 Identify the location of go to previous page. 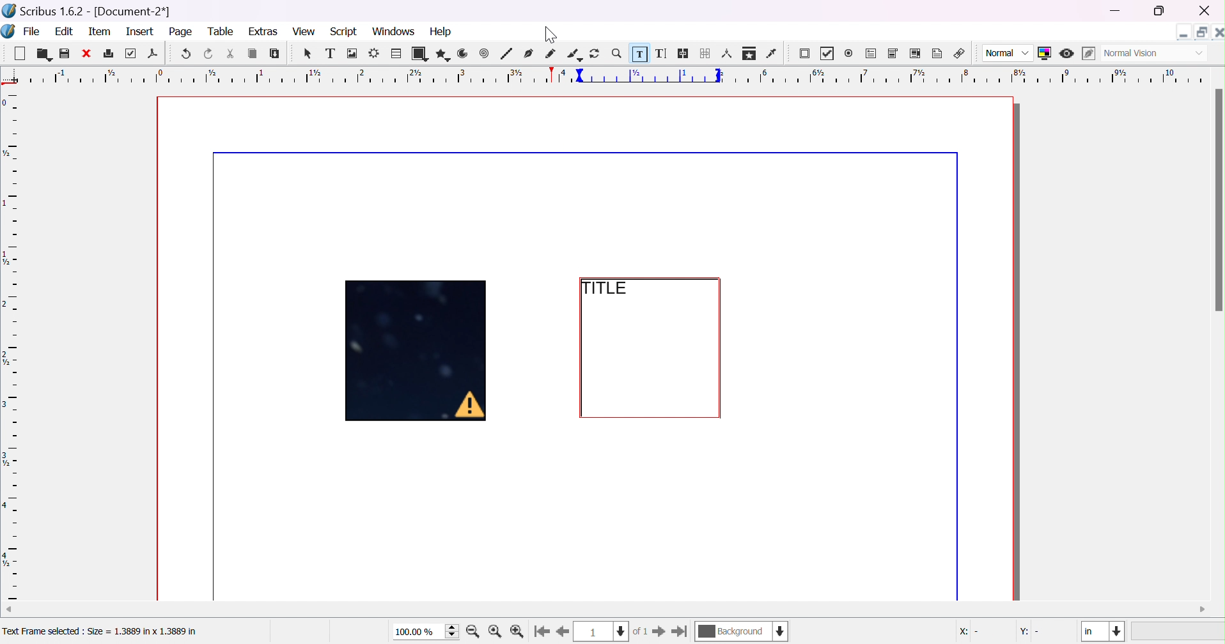
(561, 632).